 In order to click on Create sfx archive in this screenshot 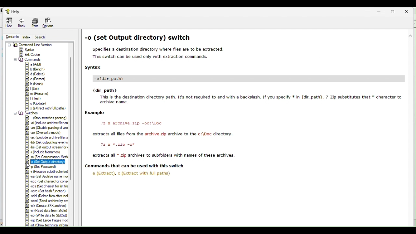, I will do `click(46, 205)`.